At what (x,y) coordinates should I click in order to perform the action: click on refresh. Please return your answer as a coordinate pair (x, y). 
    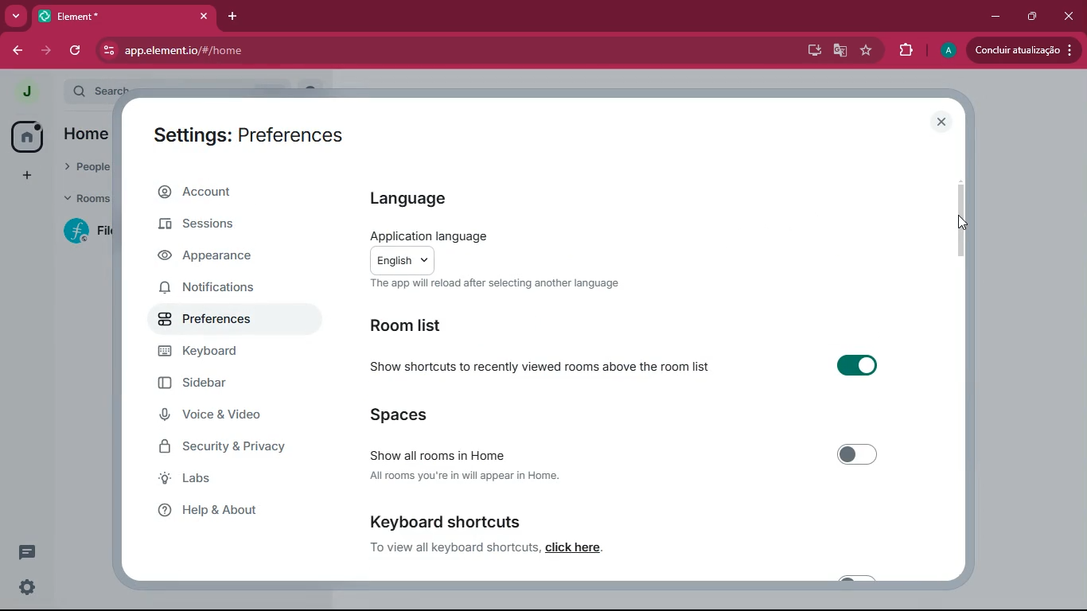
    Looking at the image, I should click on (76, 52).